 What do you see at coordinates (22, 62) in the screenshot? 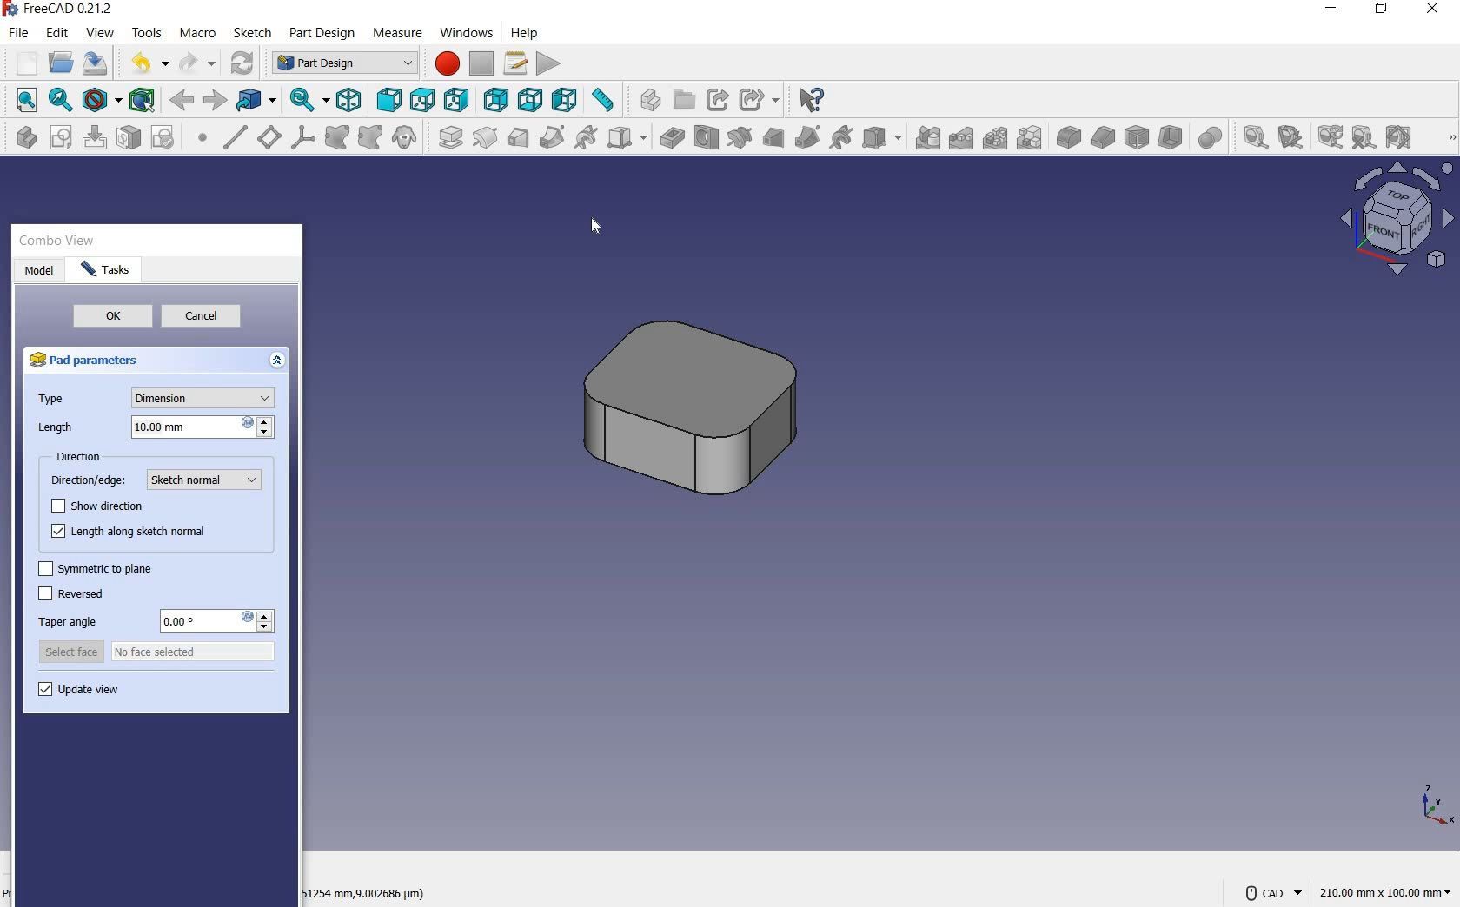
I see `new` at bounding box center [22, 62].